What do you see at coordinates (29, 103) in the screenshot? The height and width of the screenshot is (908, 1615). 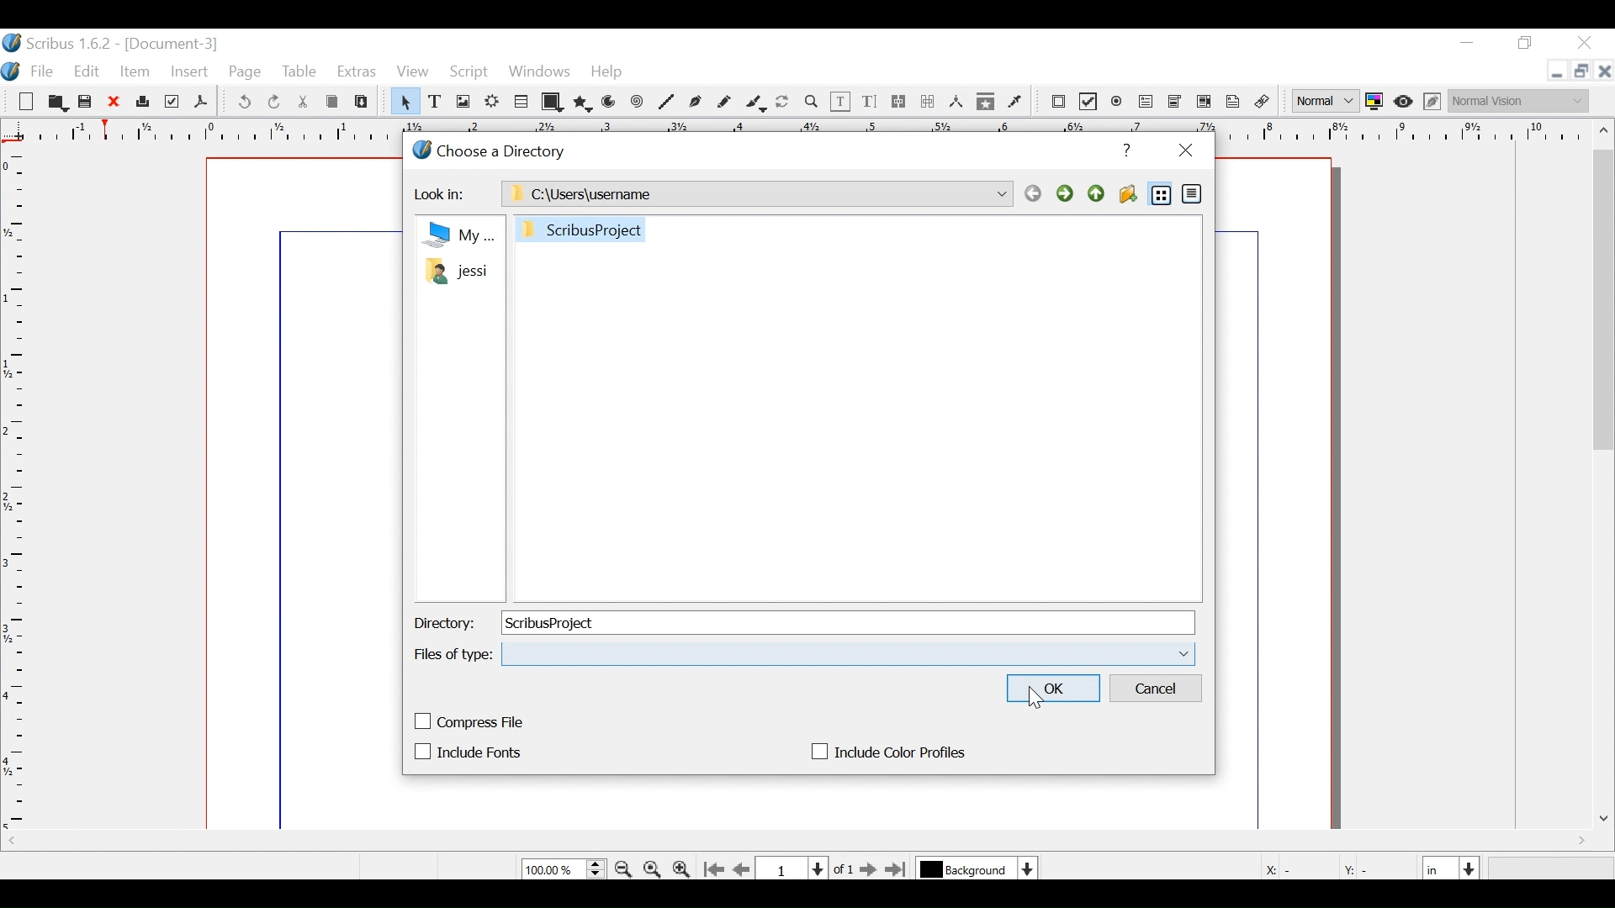 I see `New` at bounding box center [29, 103].